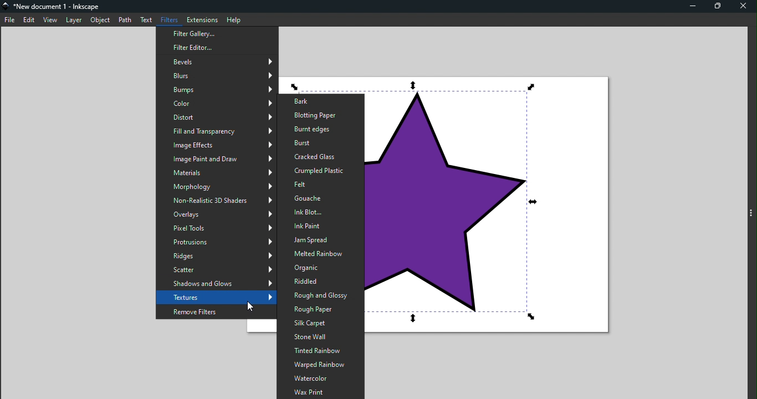 The width and height of the screenshot is (757, 399). Describe the element at coordinates (101, 20) in the screenshot. I see `Object` at that location.